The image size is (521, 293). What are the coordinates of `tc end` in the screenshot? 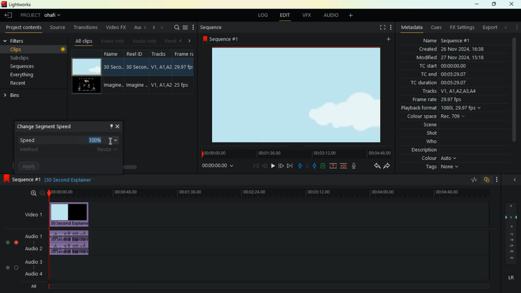 It's located at (445, 75).